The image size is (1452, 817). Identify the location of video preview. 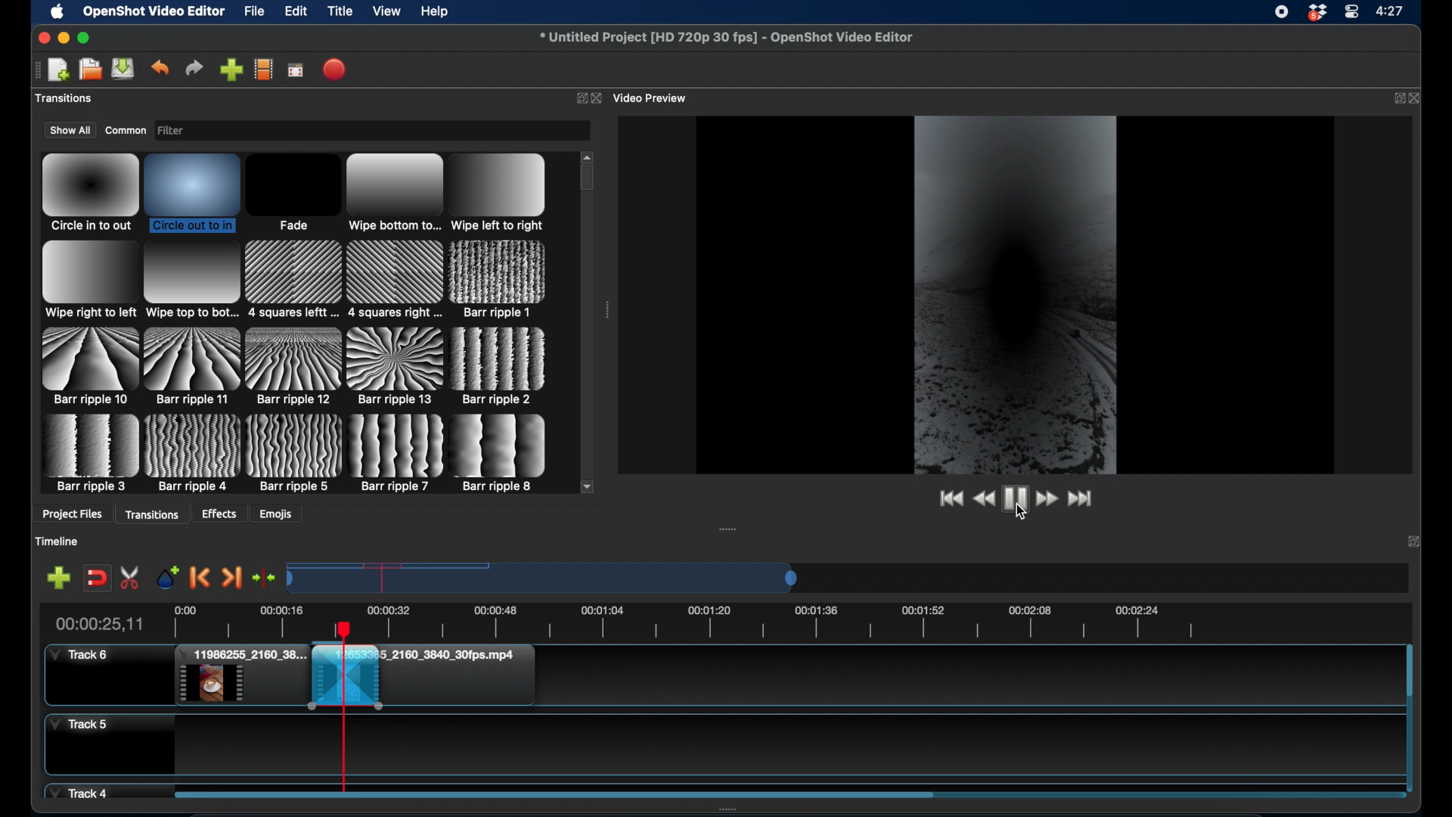
(653, 98).